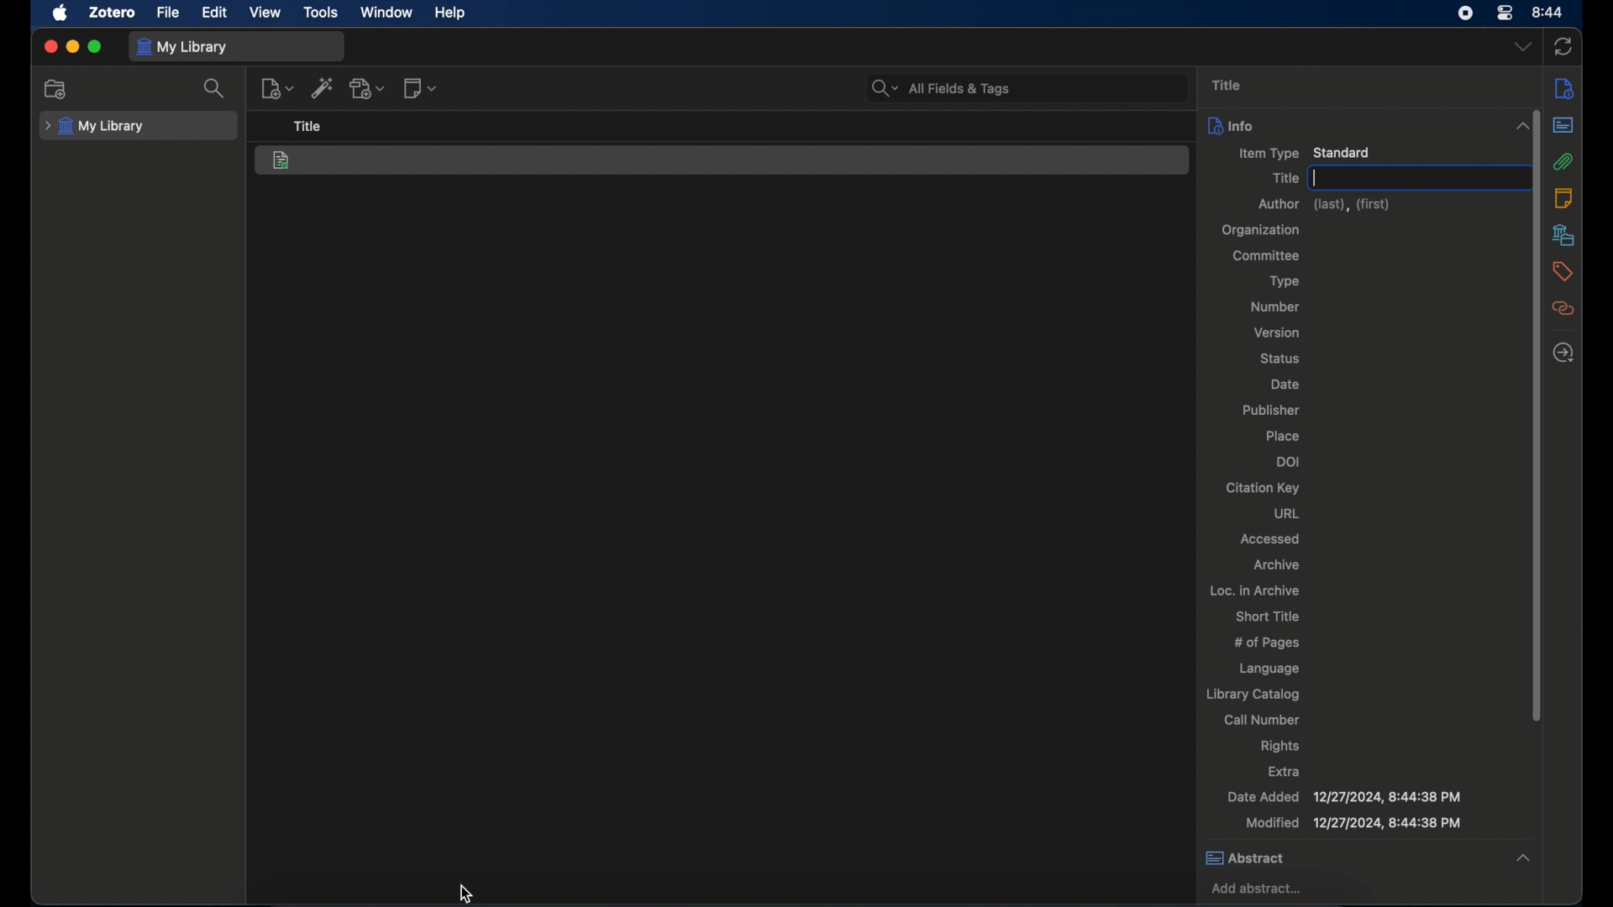 The height and width of the screenshot is (907, 1613). Describe the element at coordinates (1269, 643) in the screenshot. I see `no of pages` at that location.